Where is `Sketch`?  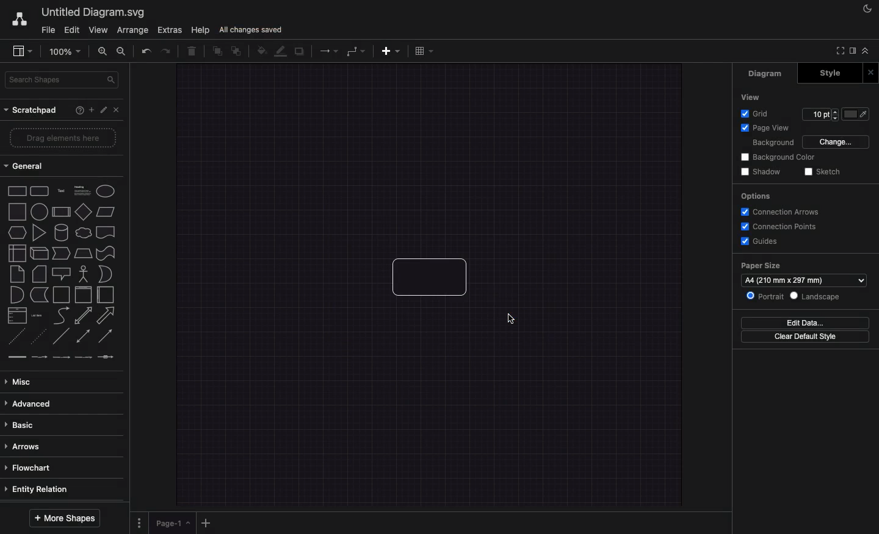 Sketch is located at coordinates (824, 172).